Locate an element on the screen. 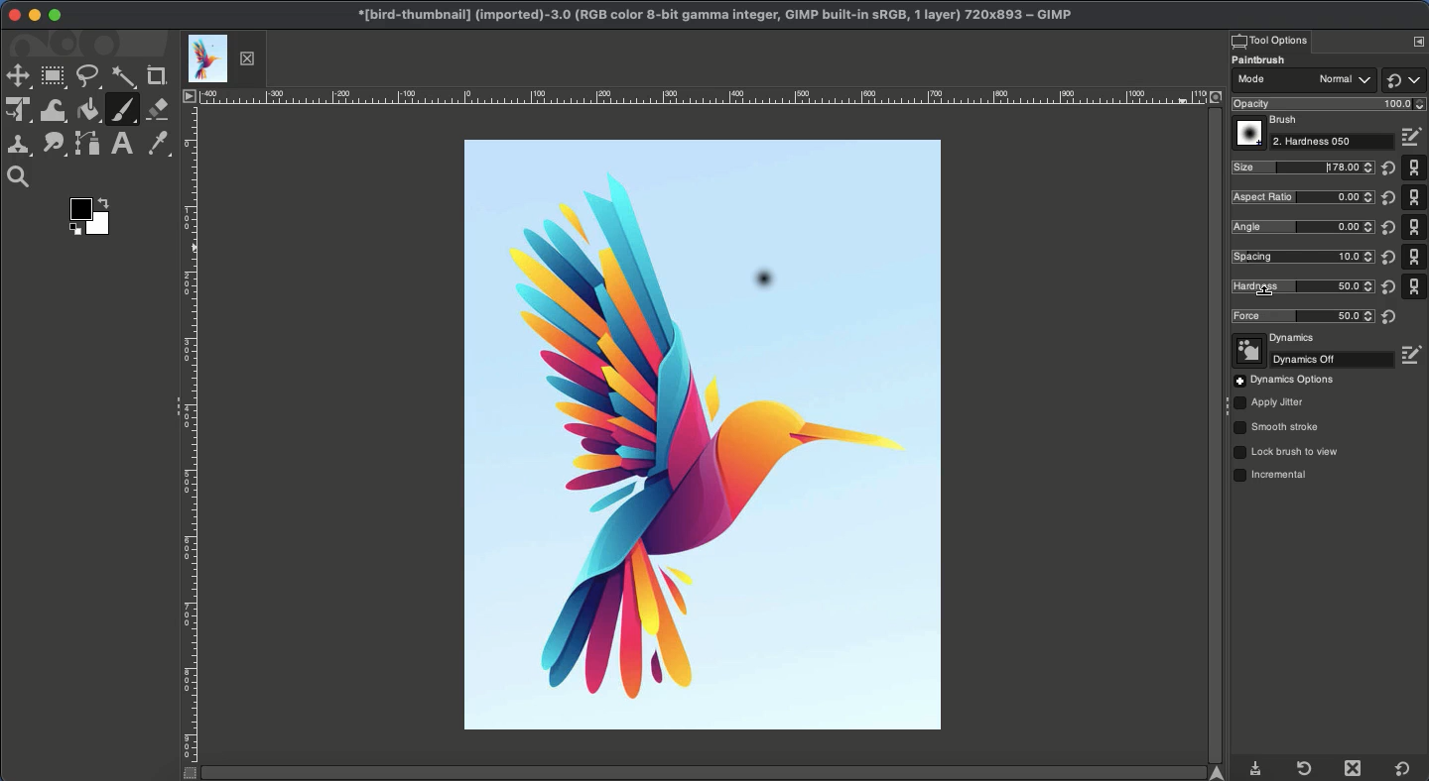 Image resolution: width=1429 pixels, height=781 pixels. image is located at coordinates (868, 283).